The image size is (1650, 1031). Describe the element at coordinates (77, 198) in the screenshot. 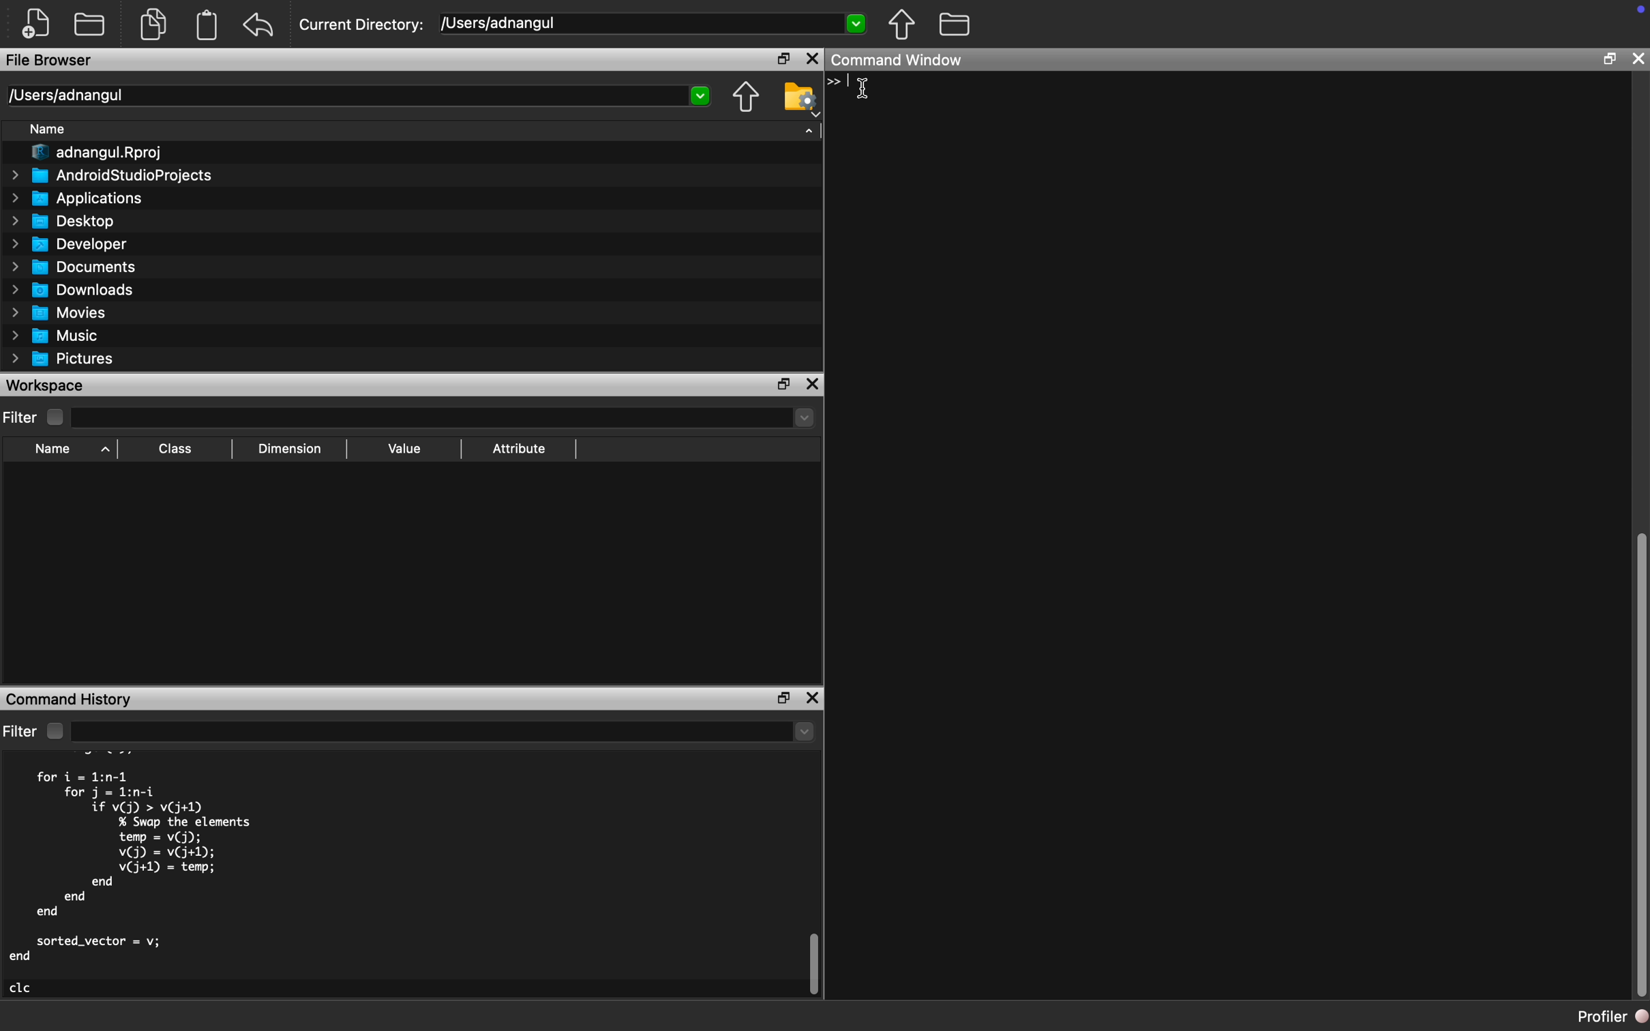

I see `Applications` at that location.